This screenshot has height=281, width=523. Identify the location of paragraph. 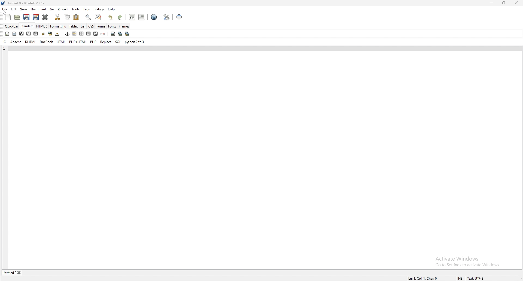
(36, 34).